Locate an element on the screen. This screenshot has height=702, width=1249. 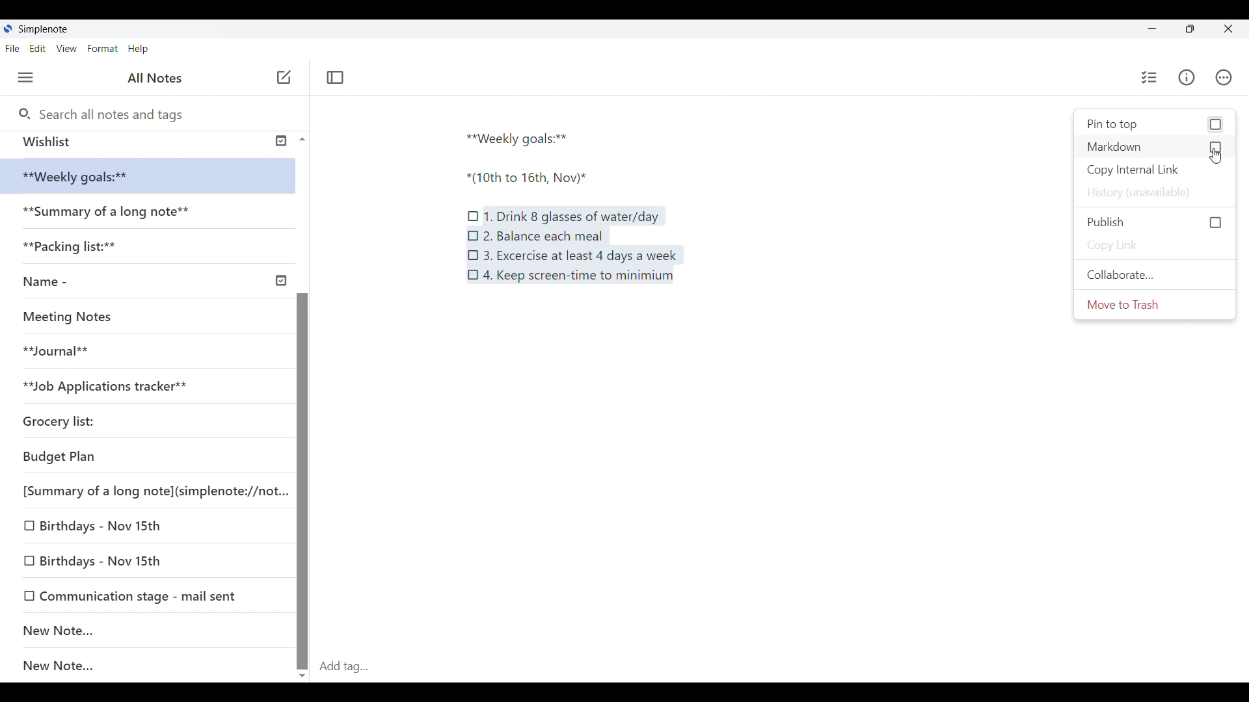
Wishlist is located at coordinates (144, 142).